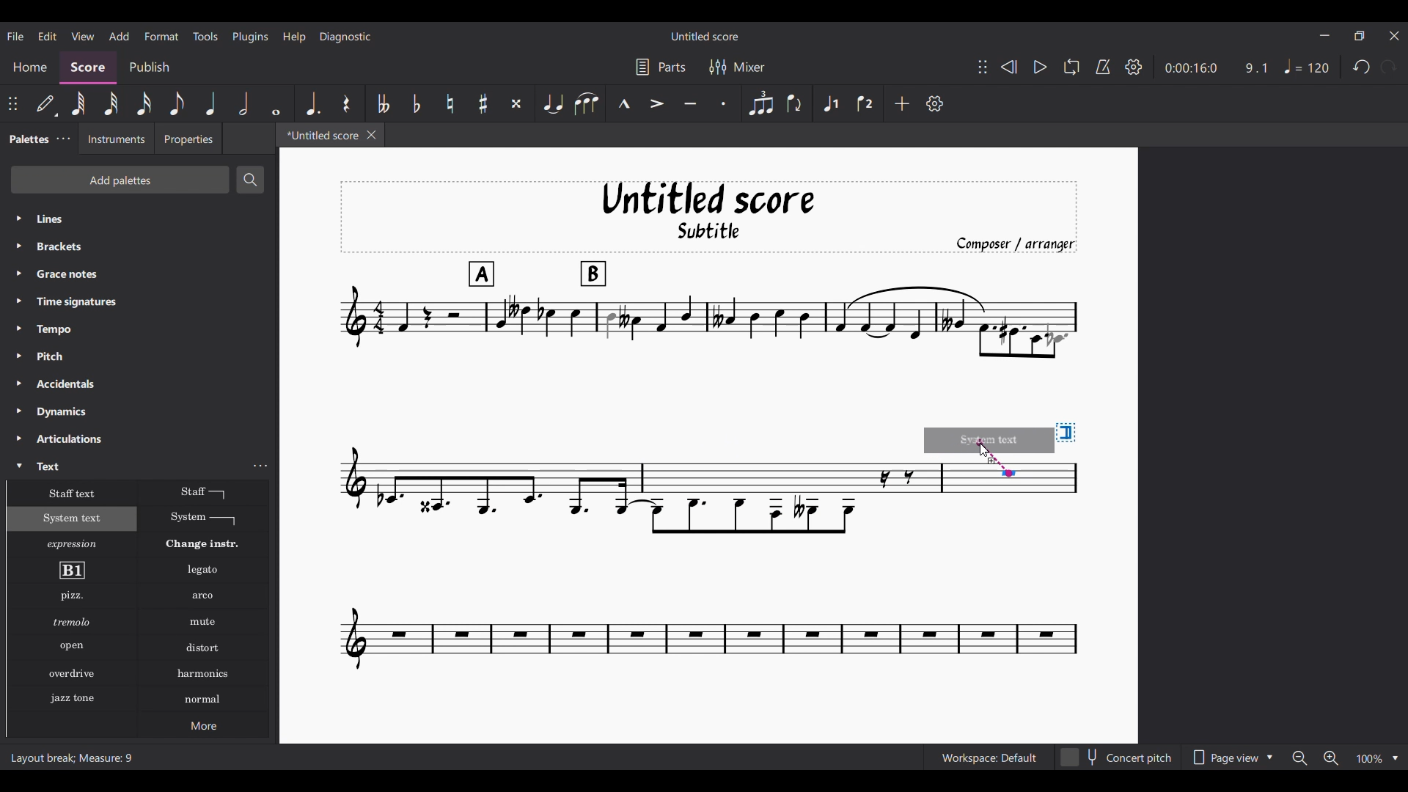 The height and width of the screenshot is (792, 1408). Describe the element at coordinates (1359, 36) in the screenshot. I see `Show in smaller tab` at that location.